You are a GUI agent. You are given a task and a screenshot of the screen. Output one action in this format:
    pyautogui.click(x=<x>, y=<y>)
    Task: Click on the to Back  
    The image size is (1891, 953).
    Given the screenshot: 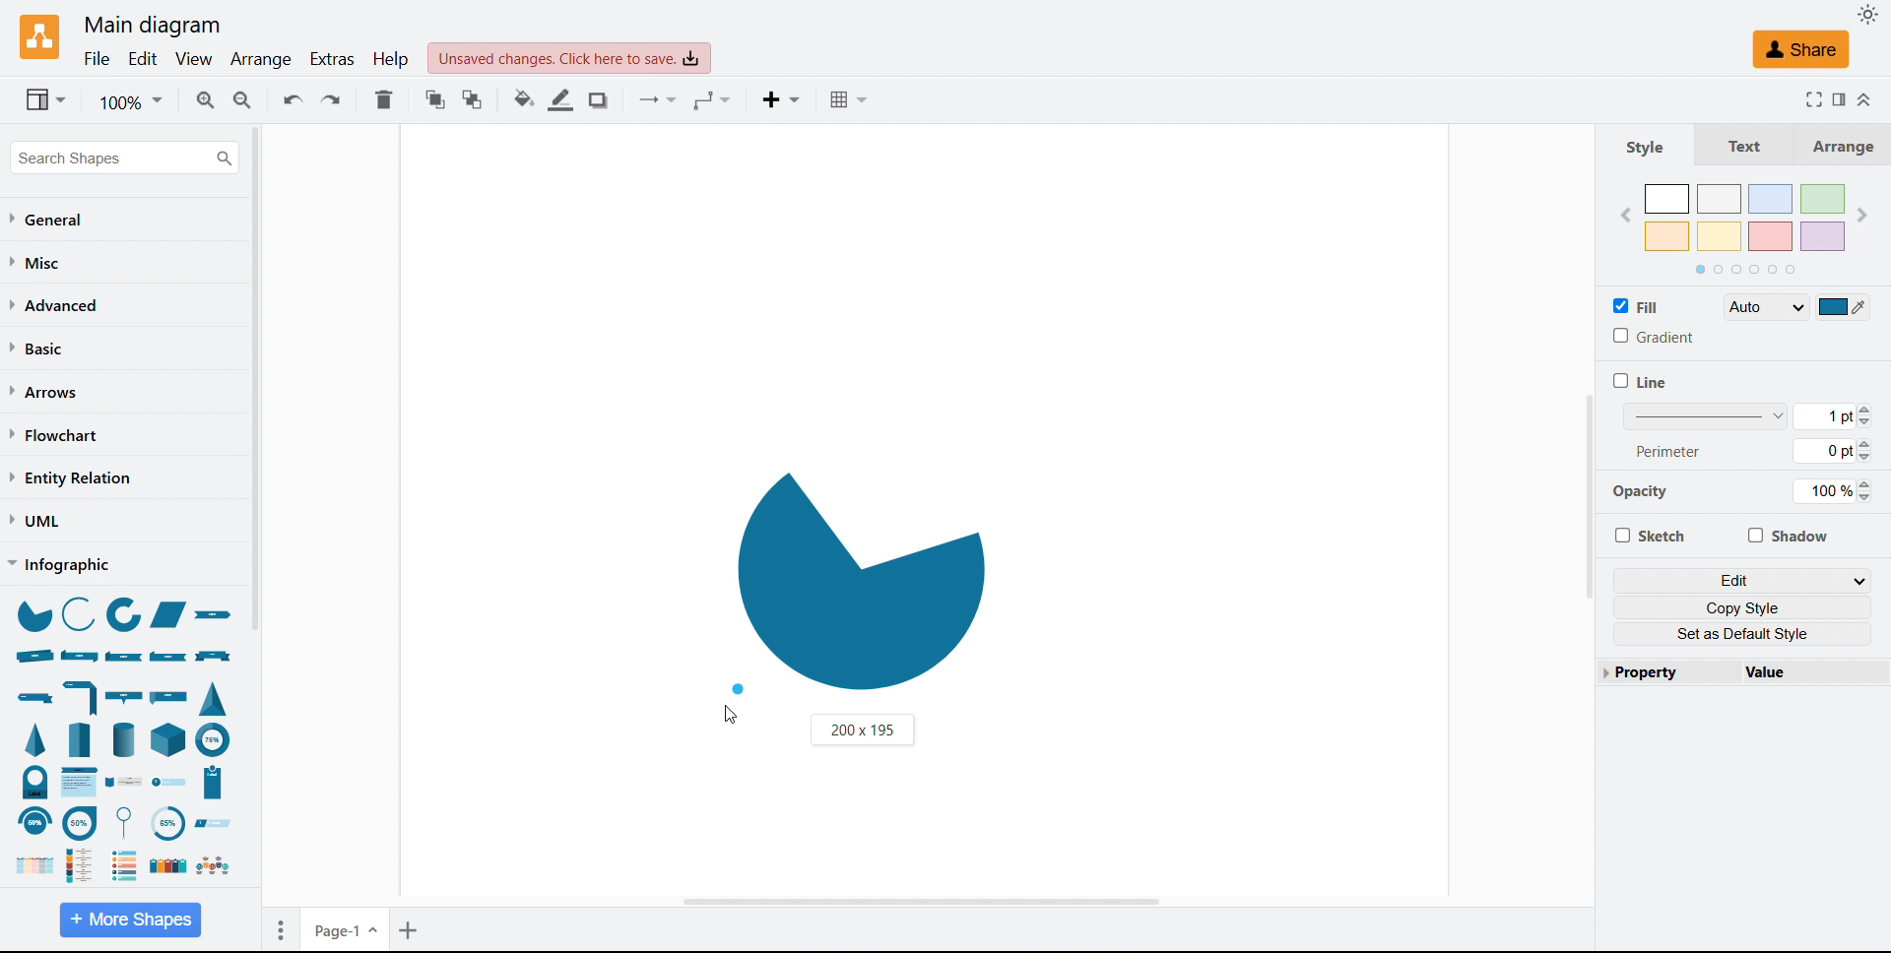 What is the action you would take?
    pyautogui.click(x=473, y=99)
    